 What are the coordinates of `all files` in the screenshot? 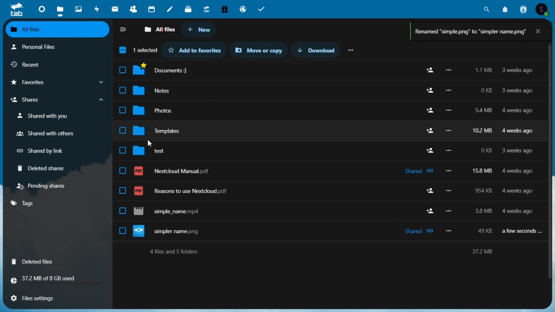 It's located at (58, 30).